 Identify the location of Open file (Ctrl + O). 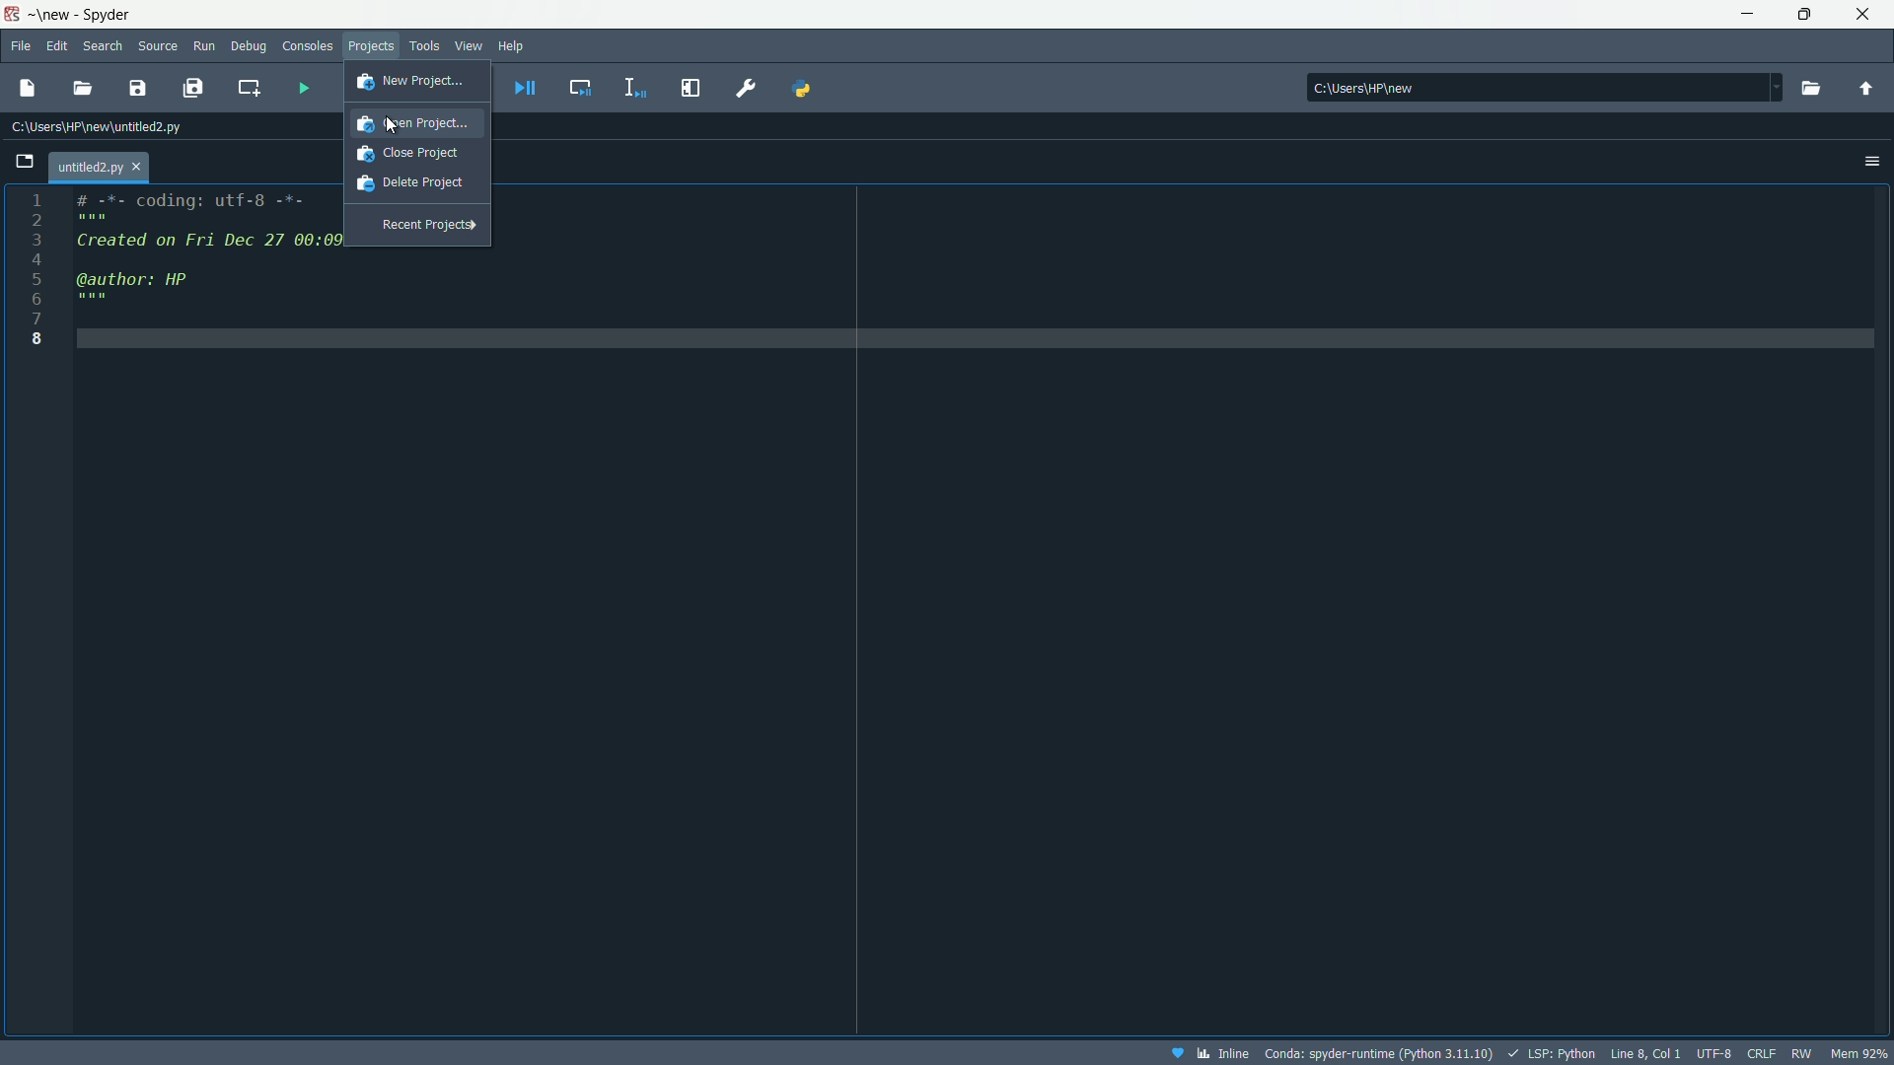
(85, 88).